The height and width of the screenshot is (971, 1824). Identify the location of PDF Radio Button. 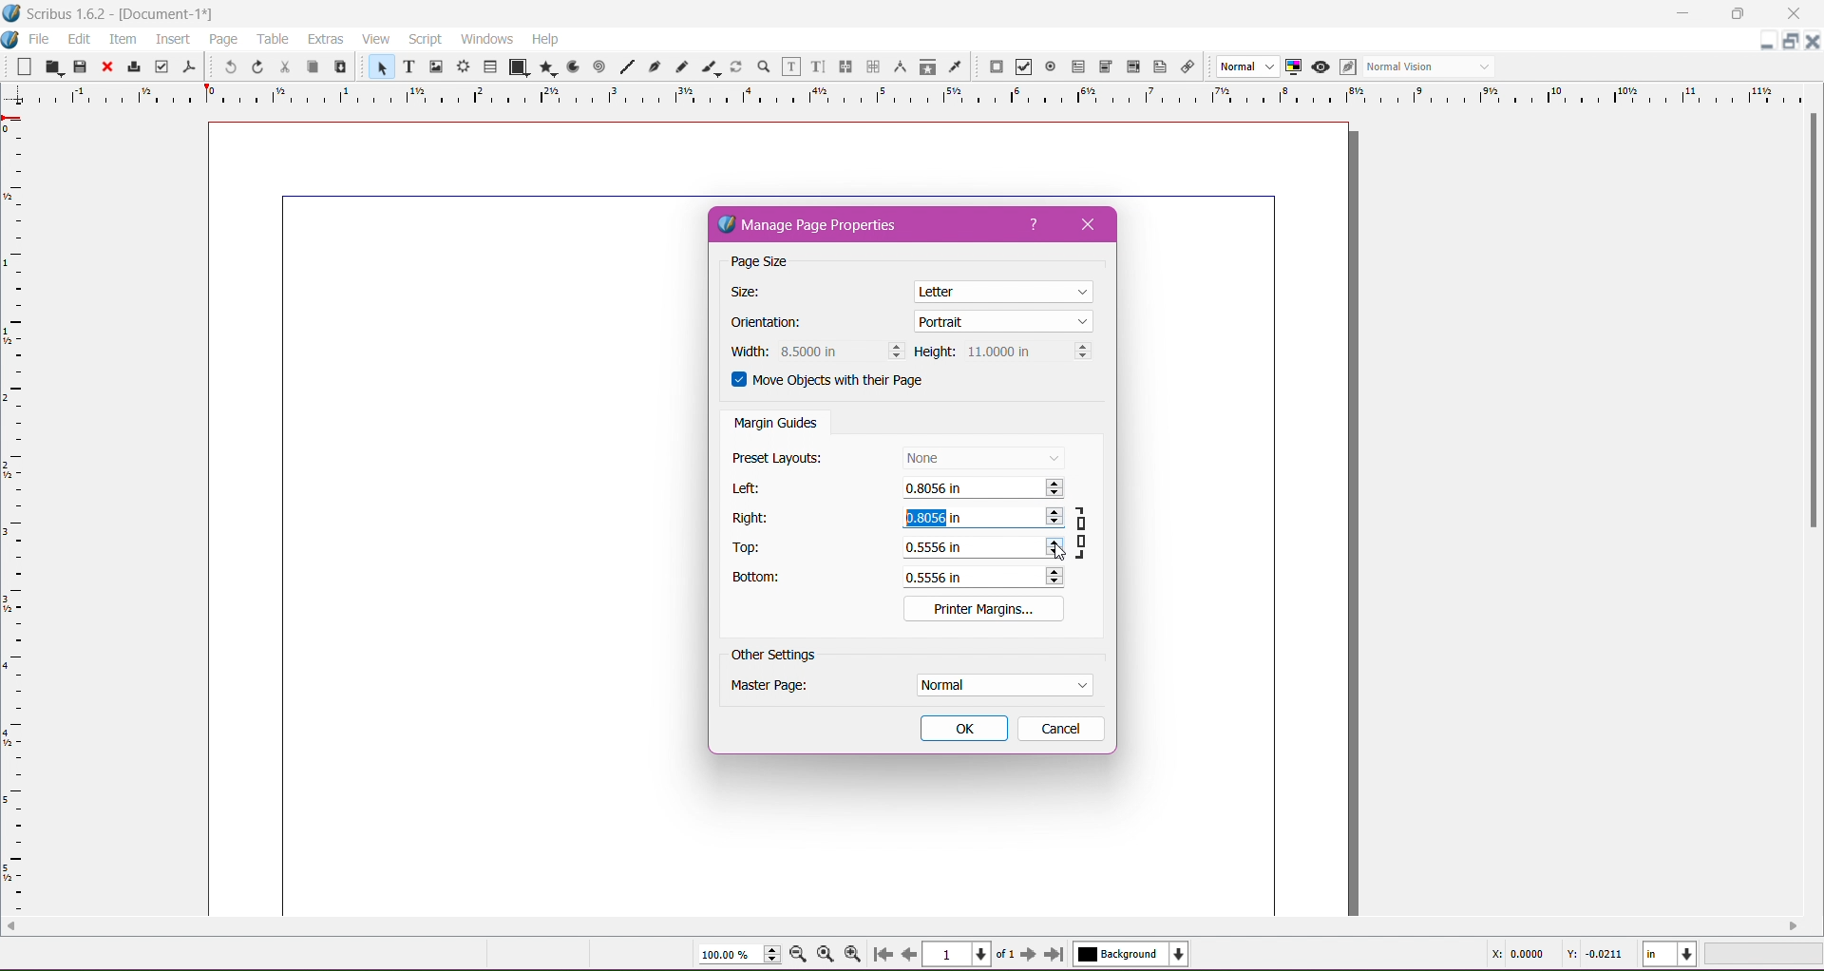
(1051, 67).